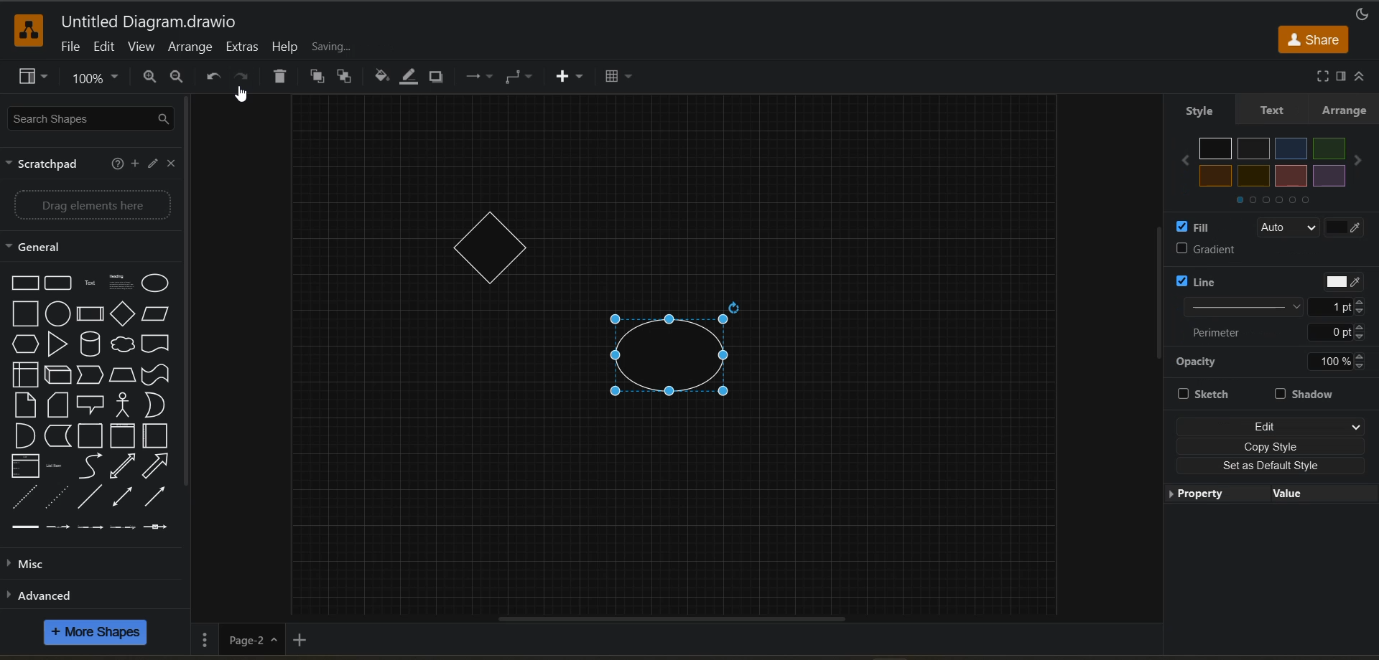 This screenshot has height=660, width=1379. What do you see at coordinates (156, 344) in the screenshot?
I see `document` at bounding box center [156, 344].